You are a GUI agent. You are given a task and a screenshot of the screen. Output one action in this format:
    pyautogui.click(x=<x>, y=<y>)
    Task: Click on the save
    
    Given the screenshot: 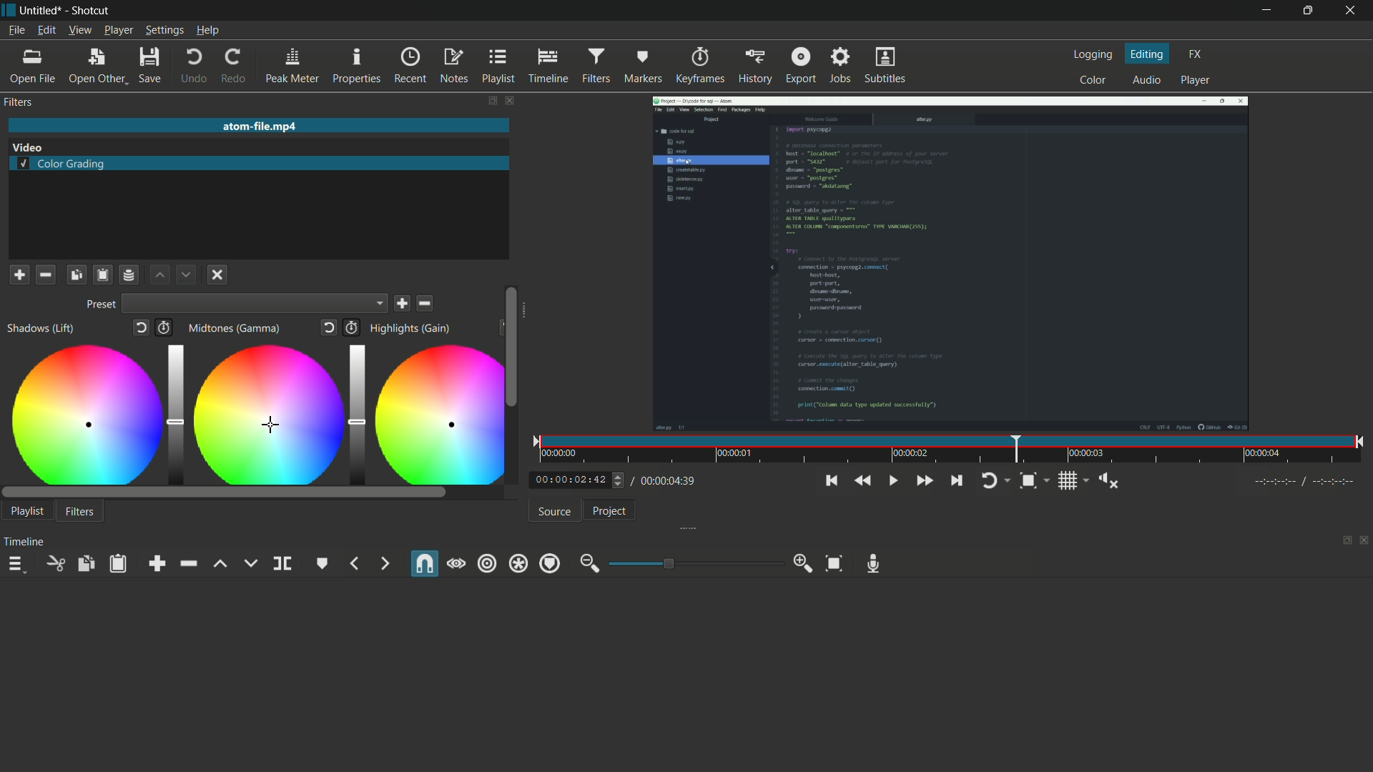 What is the action you would take?
    pyautogui.click(x=149, y=68)
    